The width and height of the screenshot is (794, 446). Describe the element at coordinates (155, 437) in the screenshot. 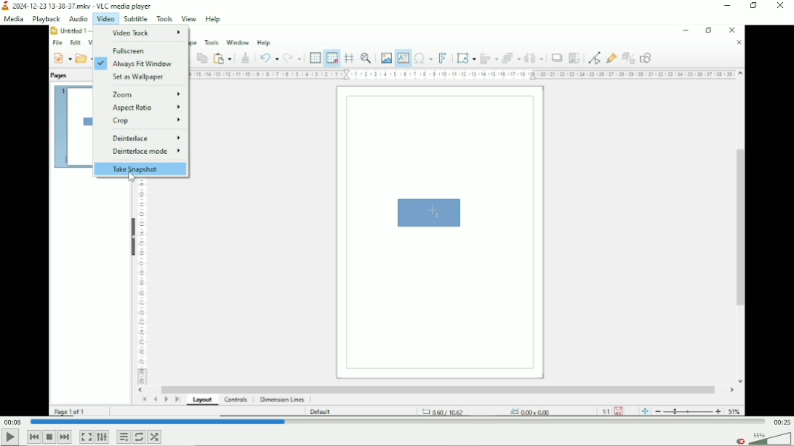

I see `Random` at that location.